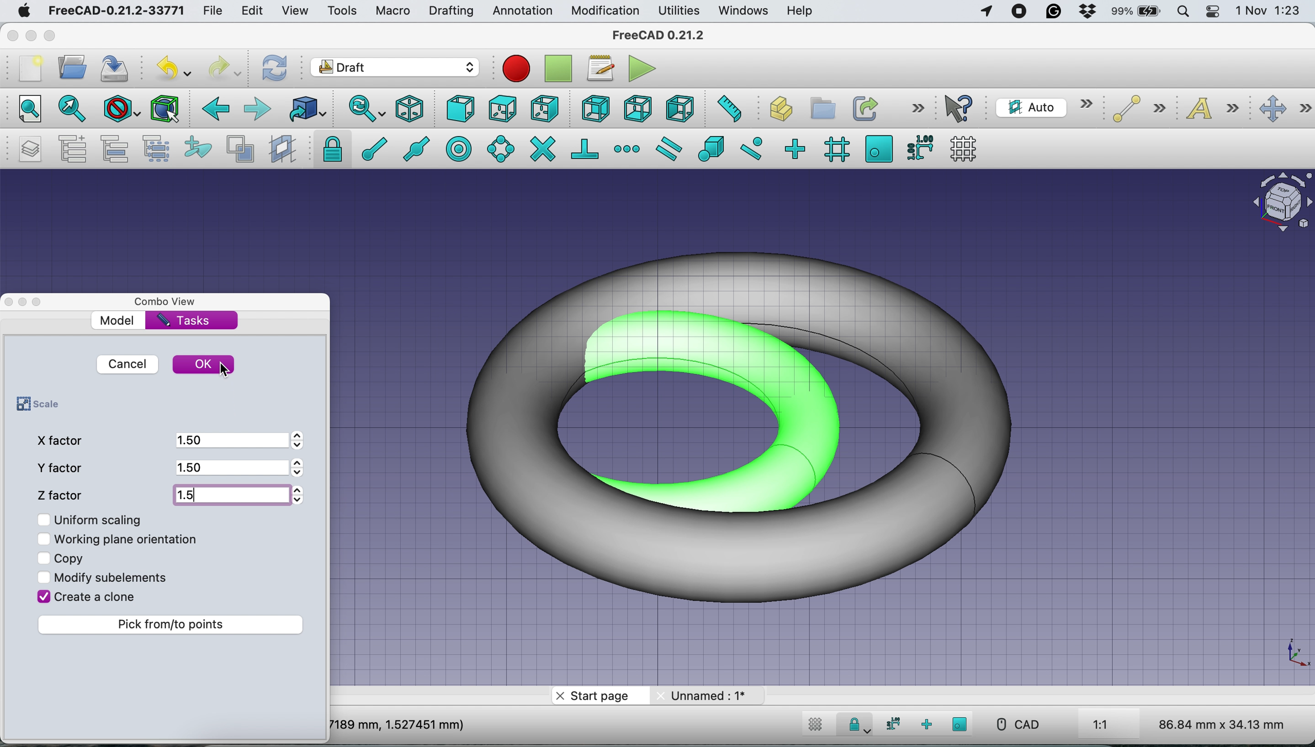  I want to click on fit all, so click(27, 110).